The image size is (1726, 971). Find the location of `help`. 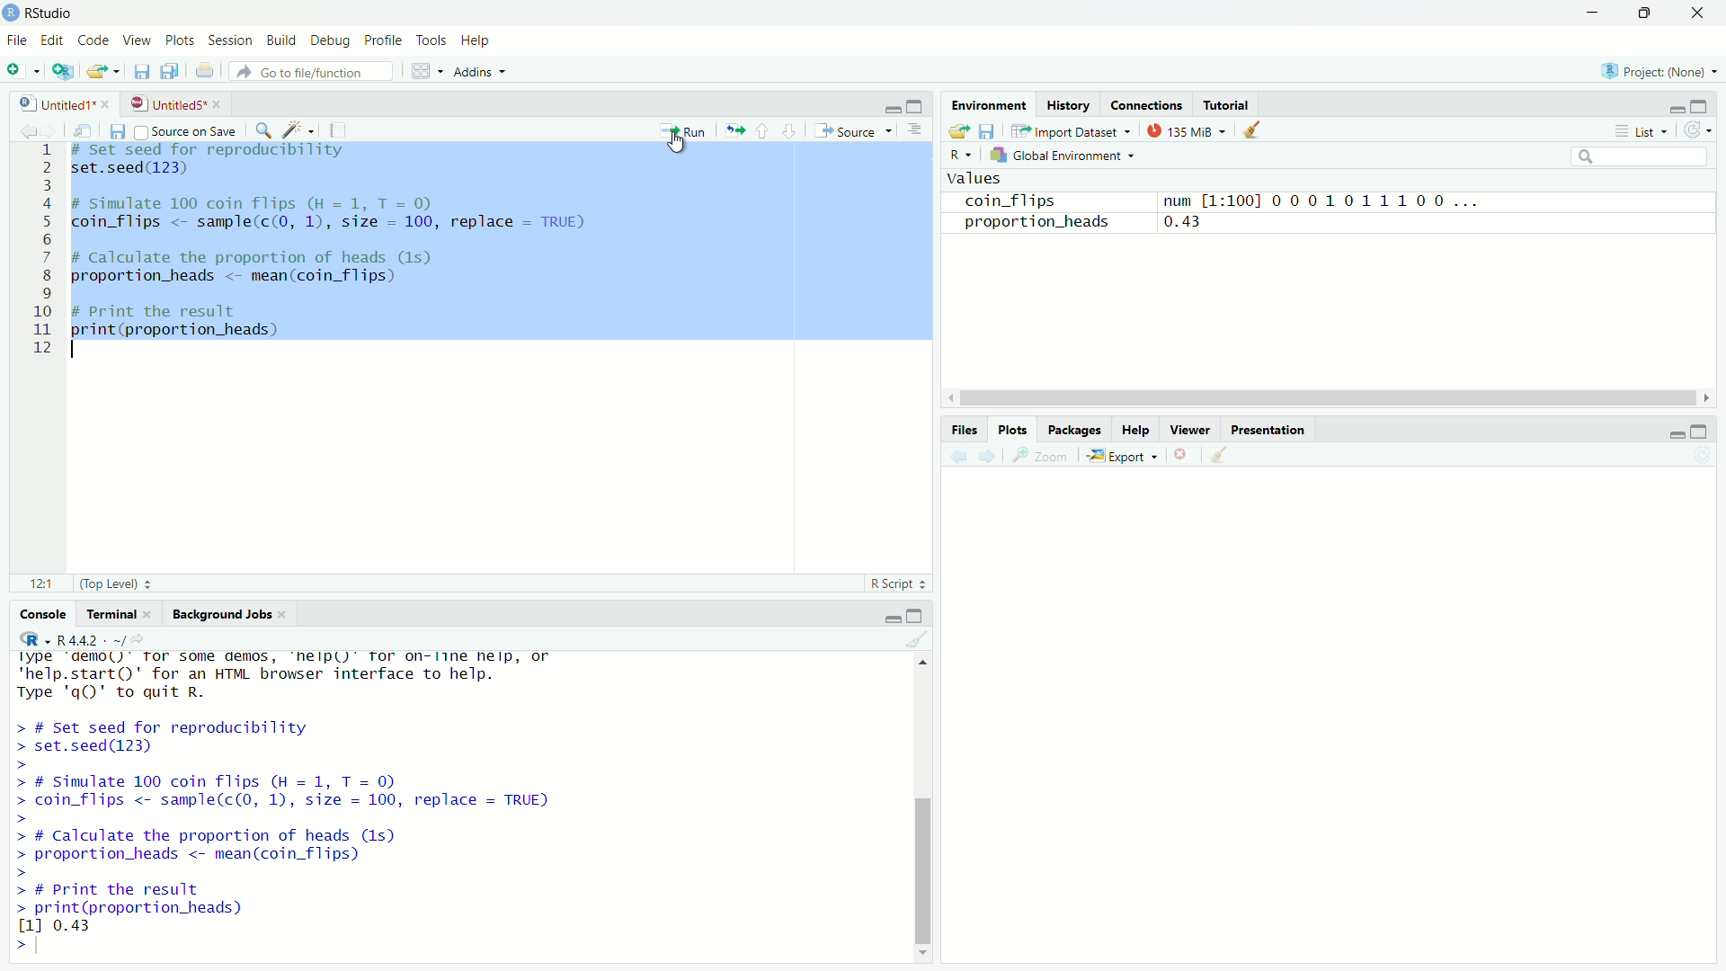

help is located at coordinates (479, 40).